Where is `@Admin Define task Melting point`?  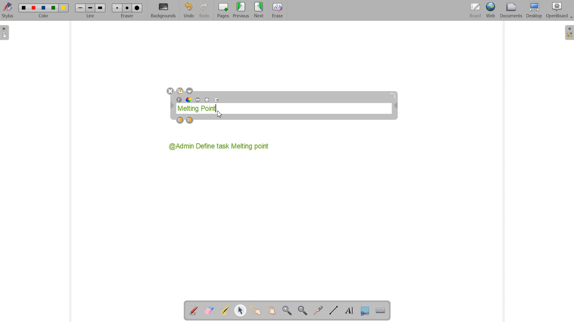
@Admin Define task Melting point is located at coordinates (220, 146).